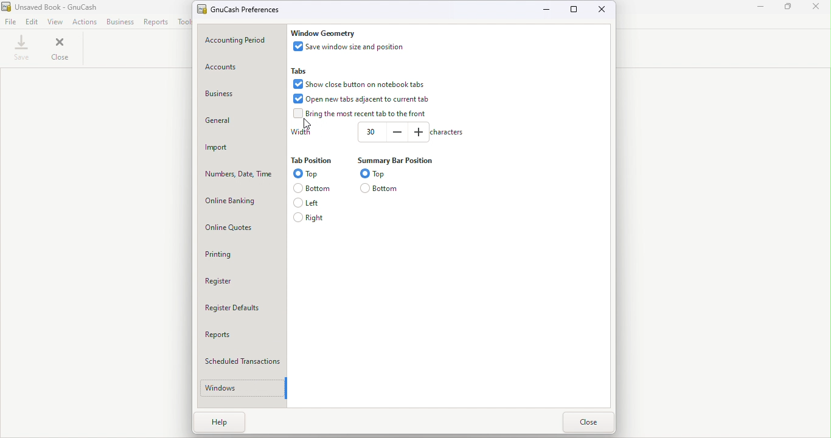 Image resolution: width=831 pixels, height=438 pixels. I want to click on Numbers, Date, Time, so click(242, 172).